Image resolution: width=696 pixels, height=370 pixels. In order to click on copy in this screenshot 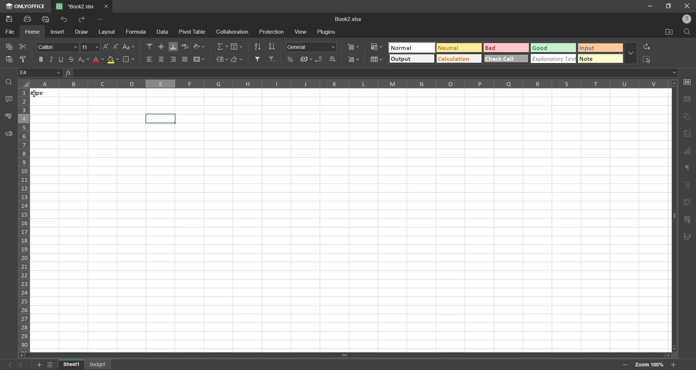, I will do `click(8, 46)`.